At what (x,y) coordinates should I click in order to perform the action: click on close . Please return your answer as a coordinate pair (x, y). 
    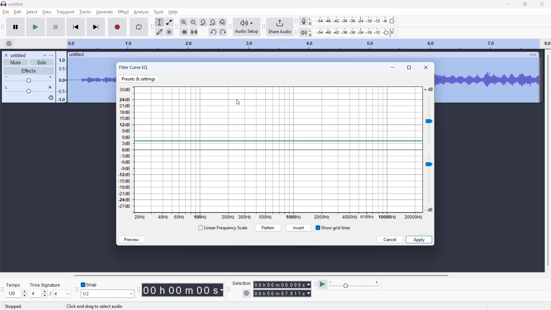
    Looking at the image, I should click on (426, 67).